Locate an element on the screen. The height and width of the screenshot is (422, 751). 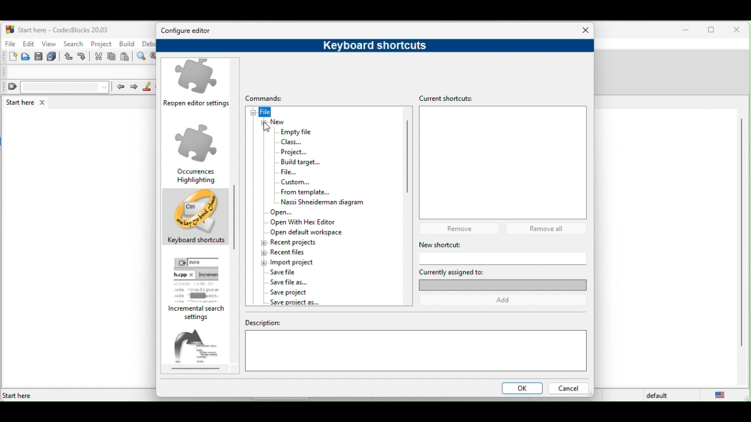
save everything is located at coordinates (53, 57).